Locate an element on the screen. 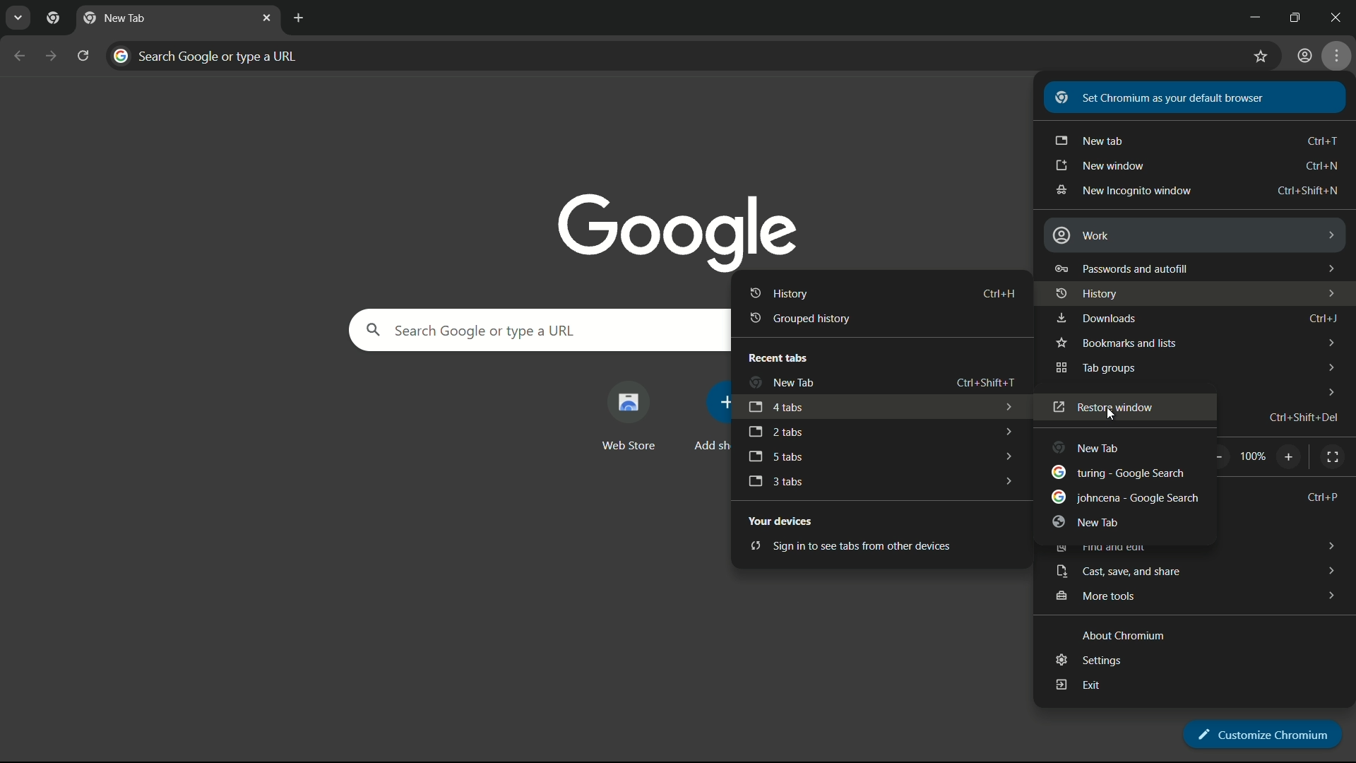 The image size is (1356, 763). settings is located at coordinates (1338, 55).